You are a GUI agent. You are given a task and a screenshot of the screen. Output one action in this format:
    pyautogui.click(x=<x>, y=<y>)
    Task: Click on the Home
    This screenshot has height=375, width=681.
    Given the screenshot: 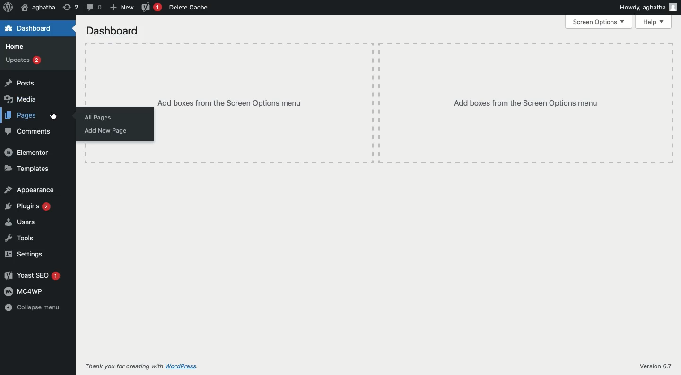 What is the action you would take?
    pyautogui.click(x=34, y=46)
    